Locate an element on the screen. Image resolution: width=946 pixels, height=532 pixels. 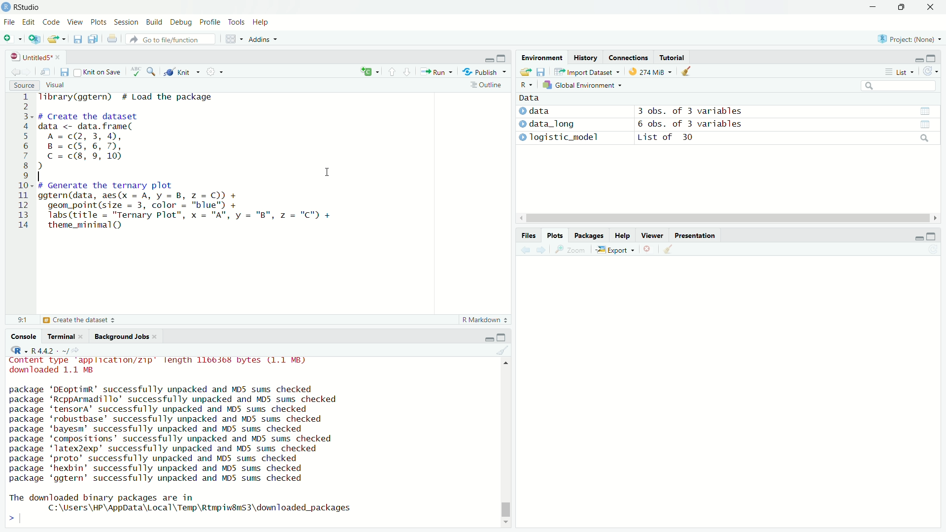
upward is located at coordinates (392, 72).